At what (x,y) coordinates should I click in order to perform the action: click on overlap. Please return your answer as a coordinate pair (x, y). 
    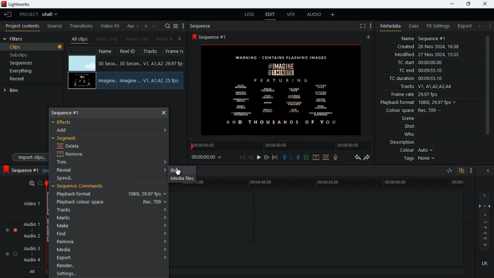
    Looking at the image, I should click on (460, 171).